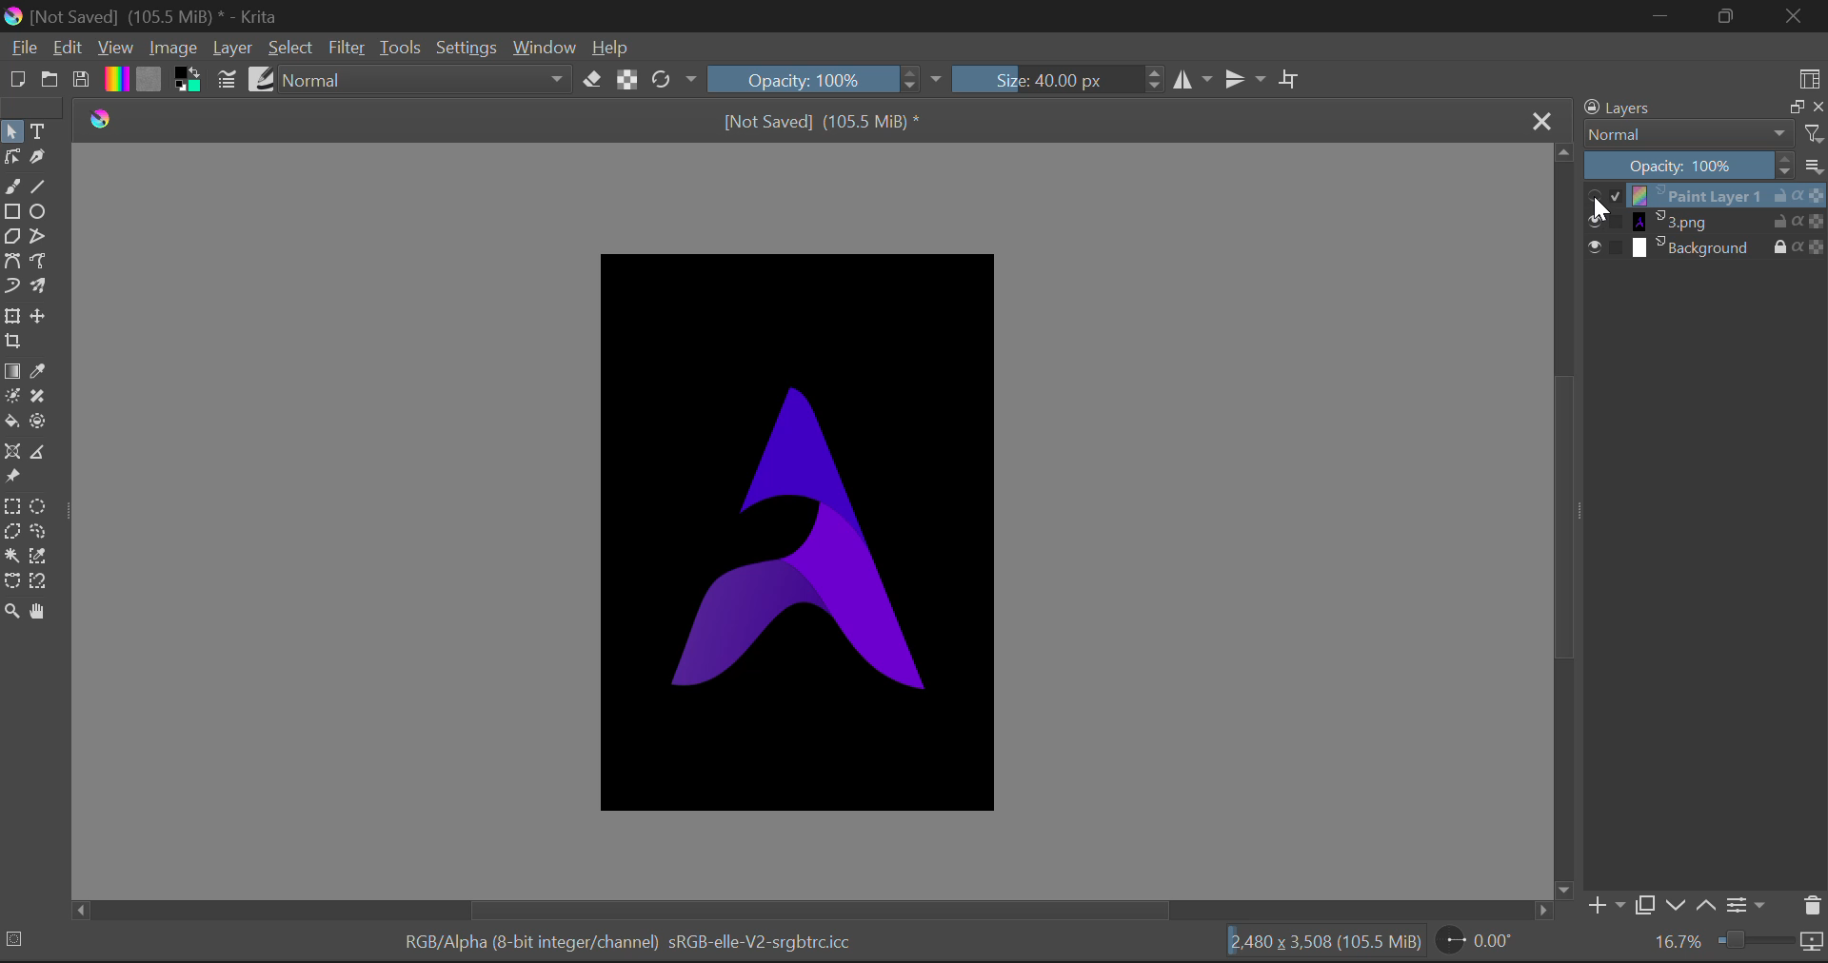 This screenshot has width=1828, height=963. I want to click on Copy Layer, so click(1791, 108).